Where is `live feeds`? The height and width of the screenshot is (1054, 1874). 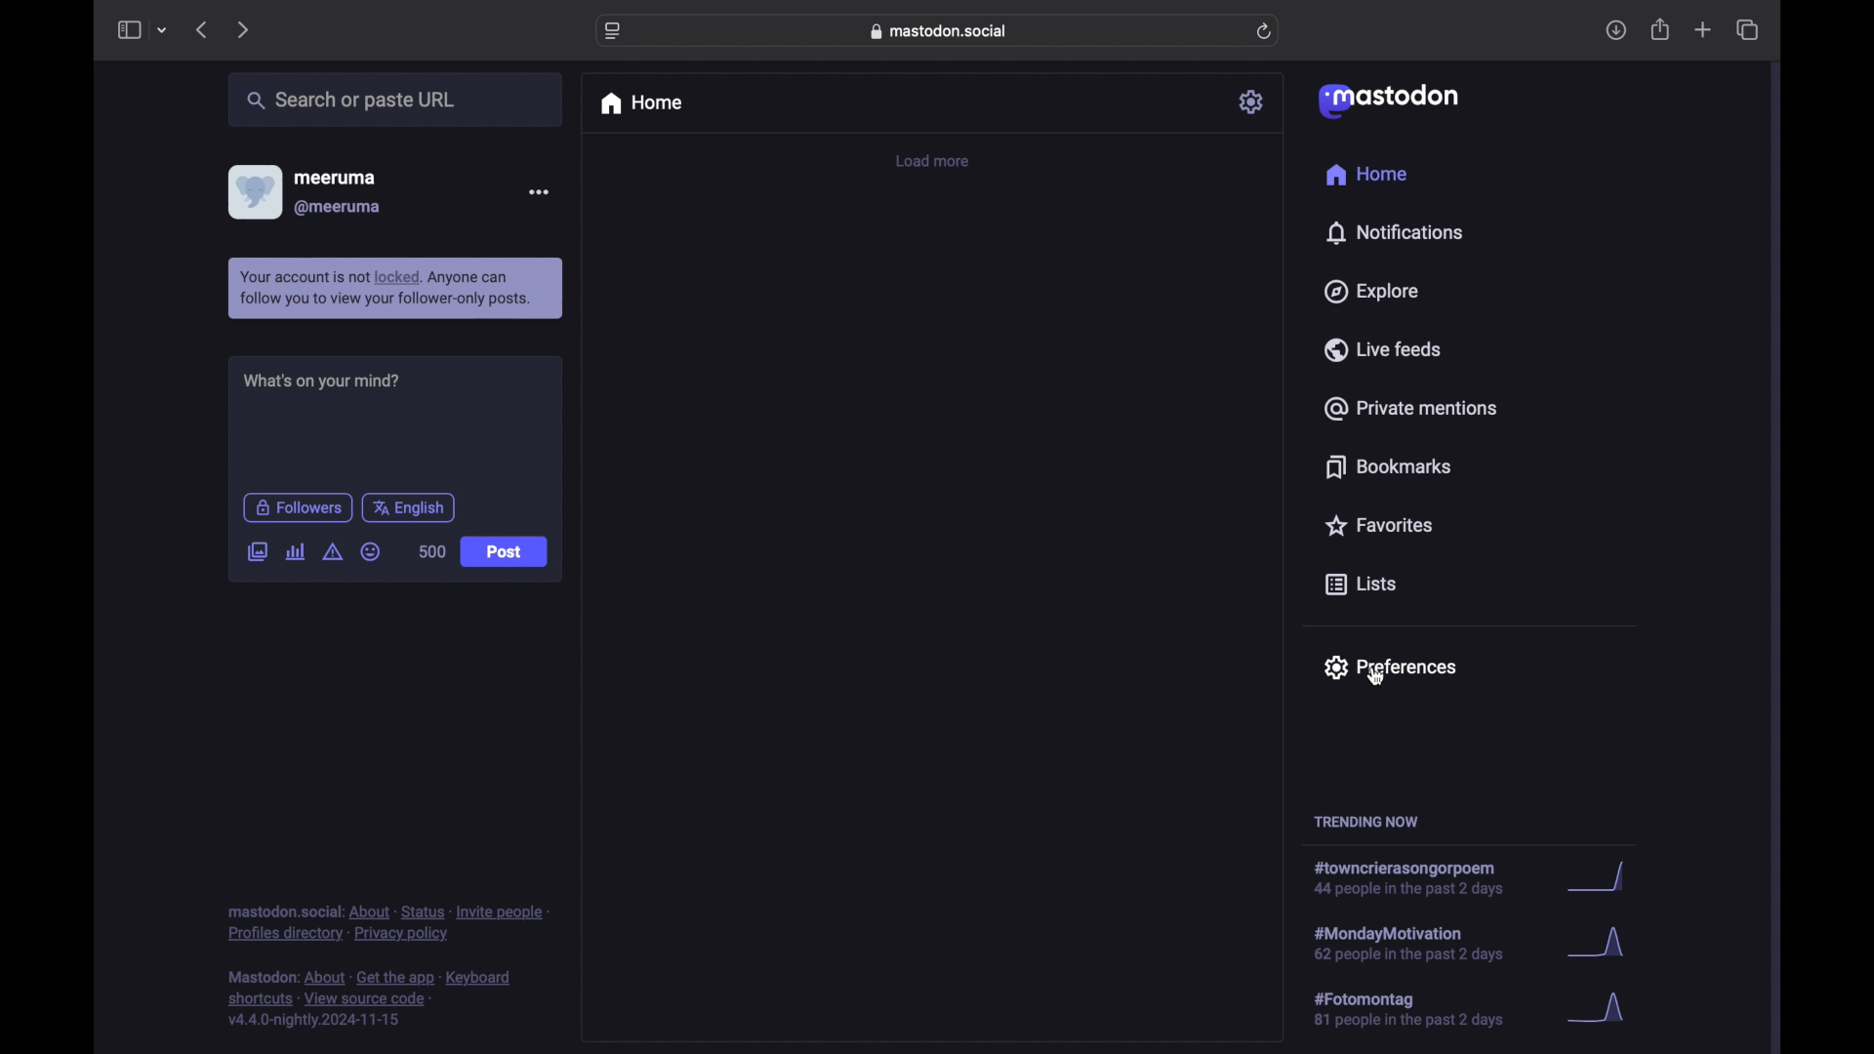 live feeds is located at coordinates (1382, 348).